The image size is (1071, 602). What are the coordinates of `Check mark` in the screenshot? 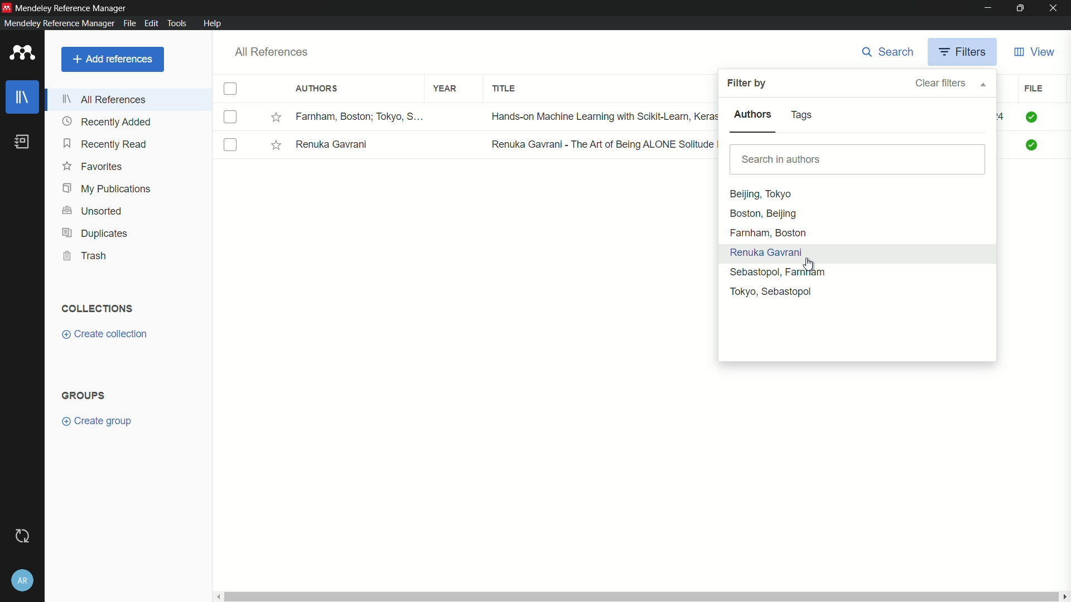 It's located at (1032, 145).